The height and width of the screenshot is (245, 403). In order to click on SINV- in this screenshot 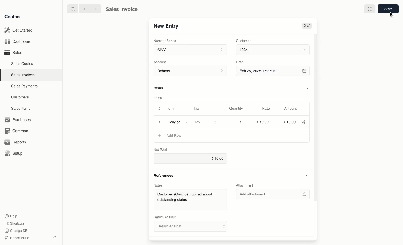, I will do `click(191, 50)`.